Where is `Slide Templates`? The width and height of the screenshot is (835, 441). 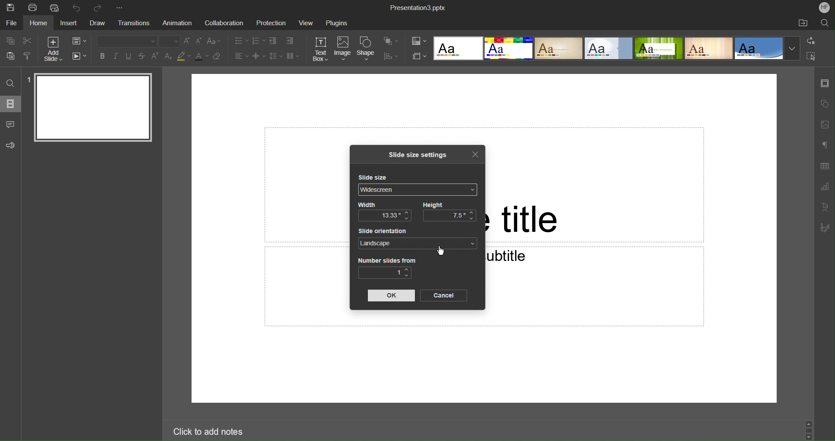
Slide Templates is located at coordinates (616, 49).